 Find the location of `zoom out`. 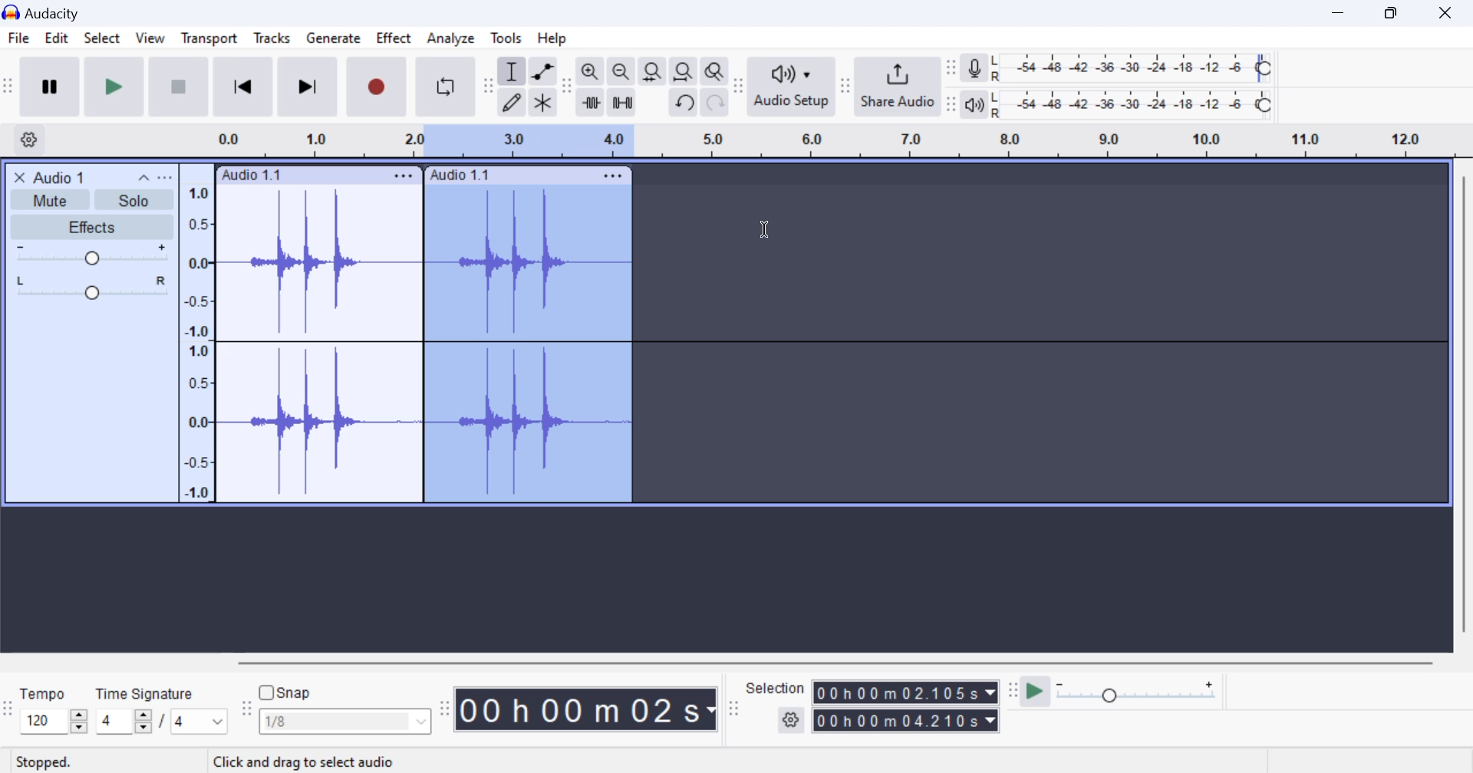

zoom out is located at coordinates (621, 73).